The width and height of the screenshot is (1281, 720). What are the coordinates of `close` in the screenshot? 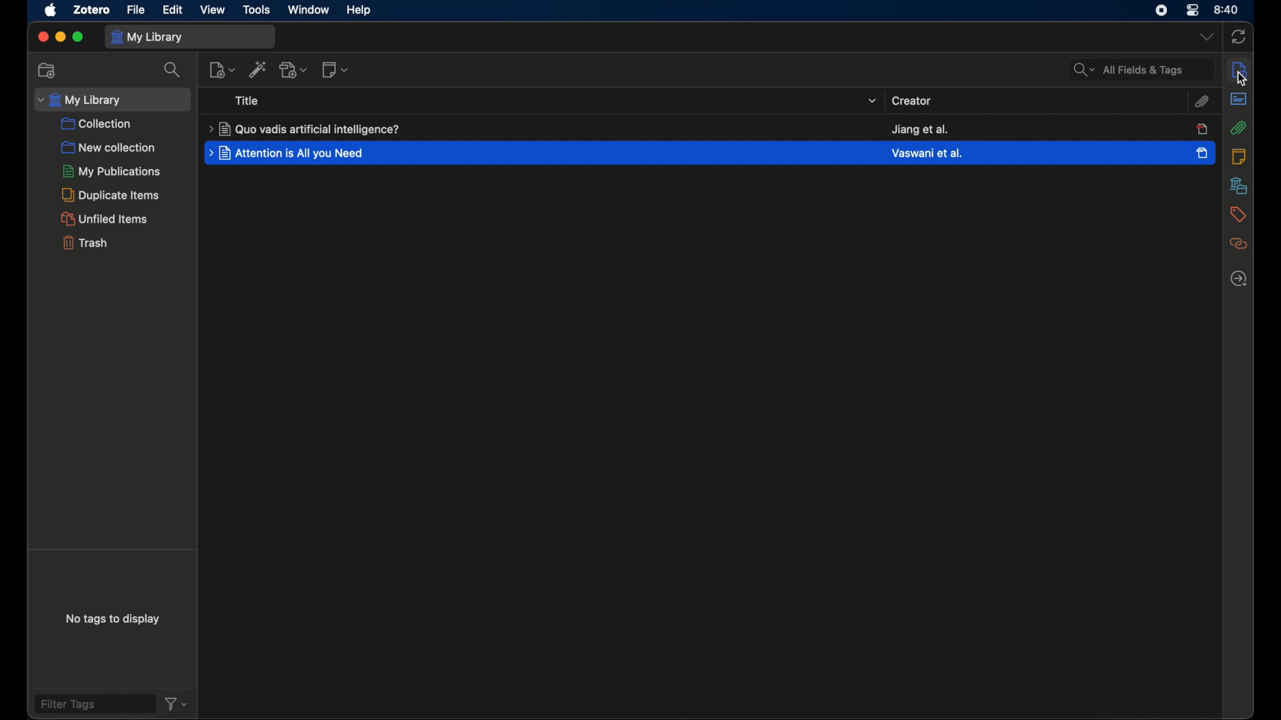 It's located at (41, 37).